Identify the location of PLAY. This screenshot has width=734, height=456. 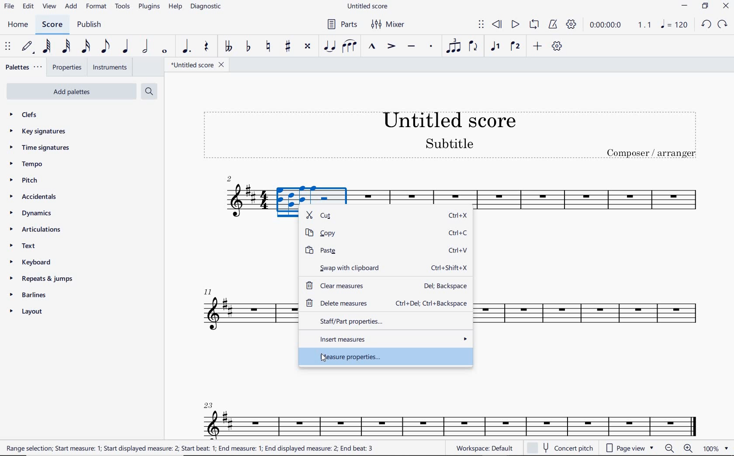
(514, 25).